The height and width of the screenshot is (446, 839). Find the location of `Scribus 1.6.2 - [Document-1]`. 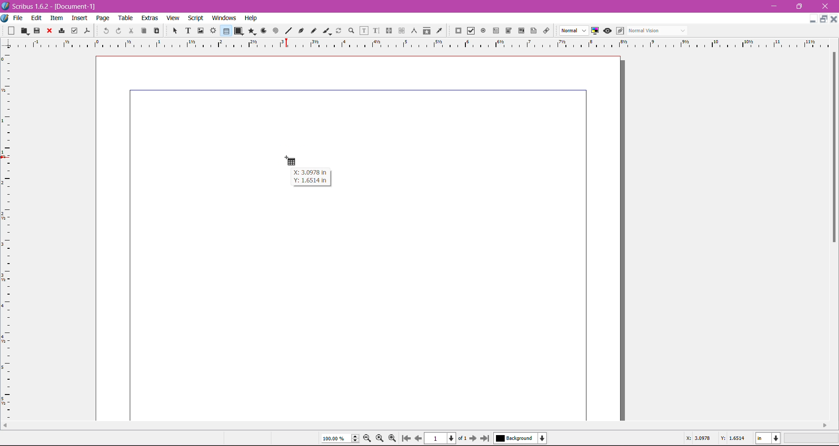

Scribus 1.6.2 - [Document-1] is located at coordinates (52, 6).